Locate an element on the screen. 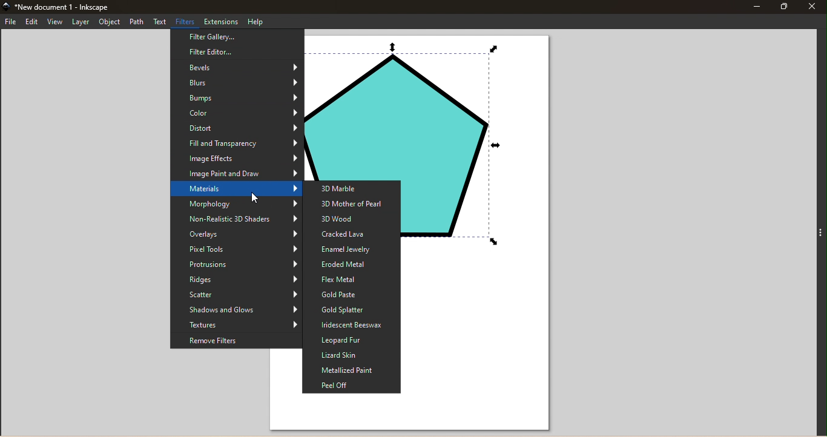 The image size is (827, 437). Cracked Lava is located at coordinates (352, 234).